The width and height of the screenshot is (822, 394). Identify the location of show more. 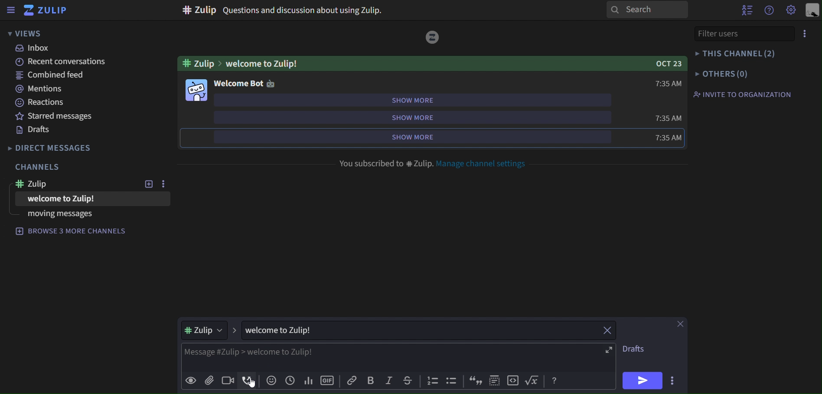
(430, 136).